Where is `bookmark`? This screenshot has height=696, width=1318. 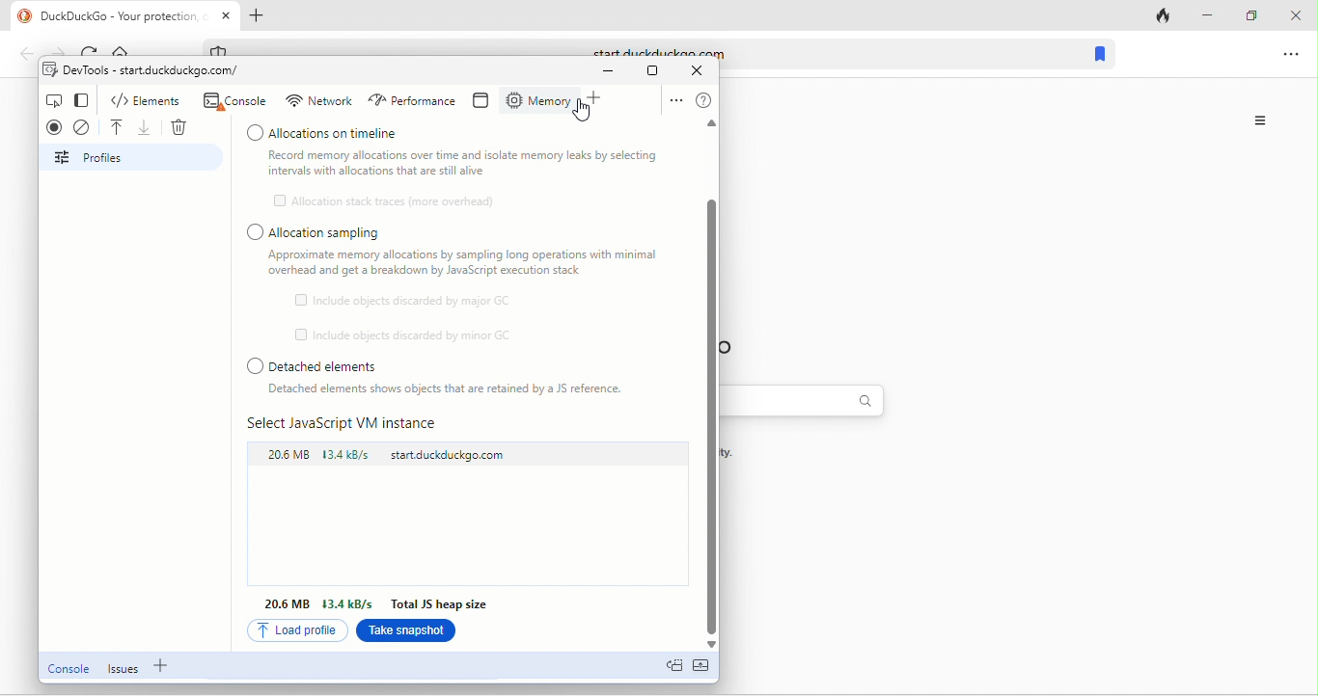 bookmark is located at coordinates (1100, 55).